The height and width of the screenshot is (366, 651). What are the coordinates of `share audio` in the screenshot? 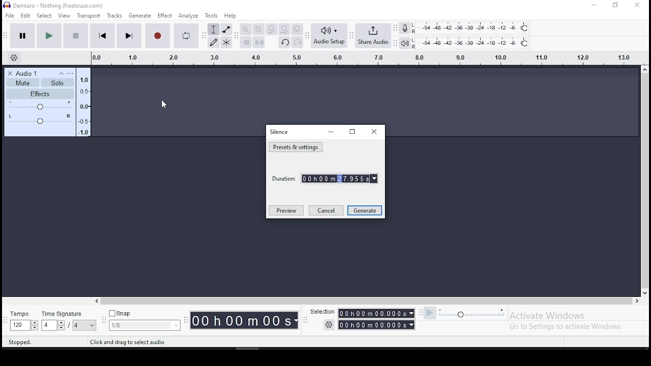 It's located at (373, 36).